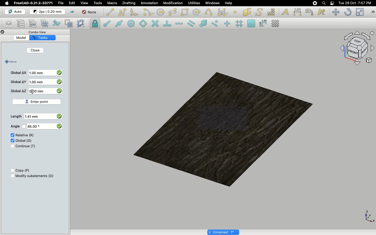 The height and width of the screenshot is (235, 376). What do you see at coordinates (72, 12) in the screenshot?
I see `Toggle construction mode` at bounding box center [72, 12].